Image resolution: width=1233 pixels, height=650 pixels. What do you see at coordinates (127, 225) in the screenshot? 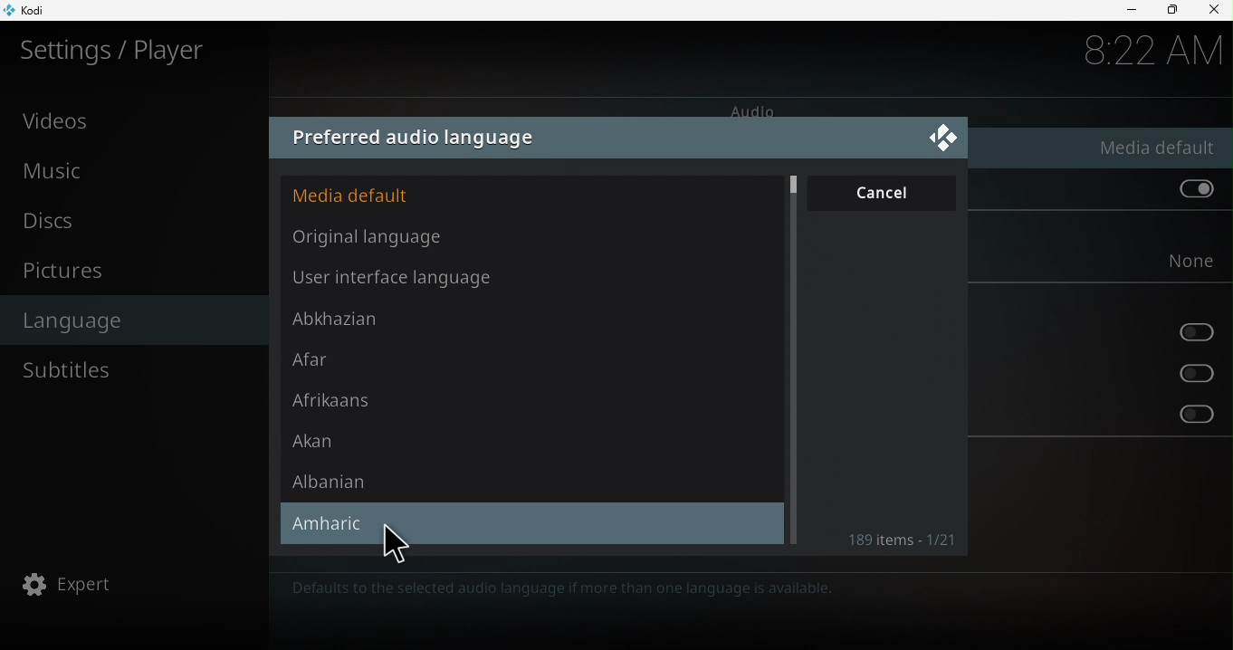
I see `Discs` at bounding box center [127, 225].